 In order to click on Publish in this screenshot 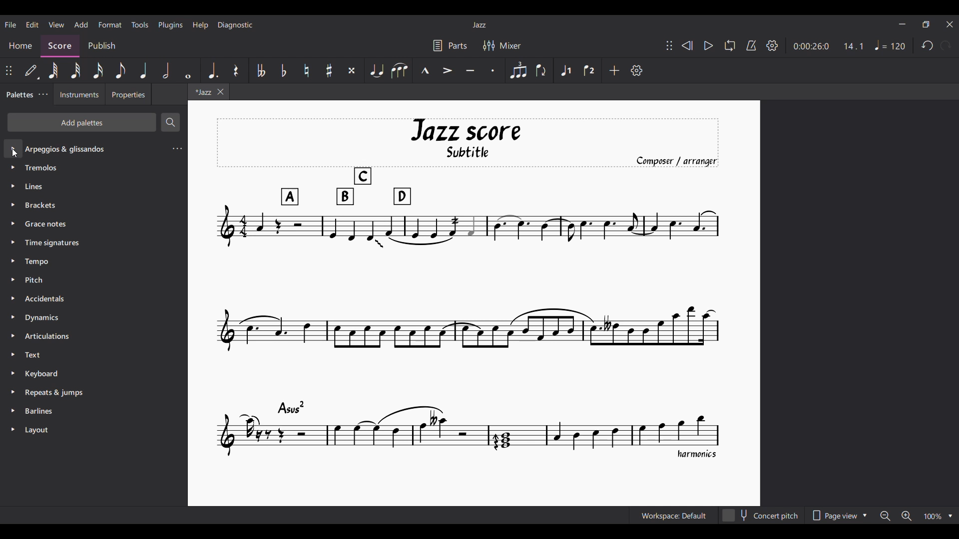, I will do `click(102, 46)`.